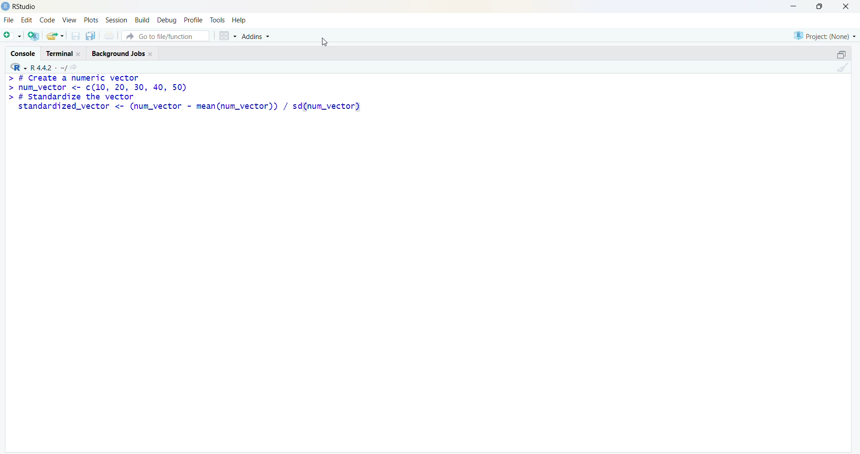 The width and height of the screenshot is (860, 454). I want to click on clean, so click(843, 67).